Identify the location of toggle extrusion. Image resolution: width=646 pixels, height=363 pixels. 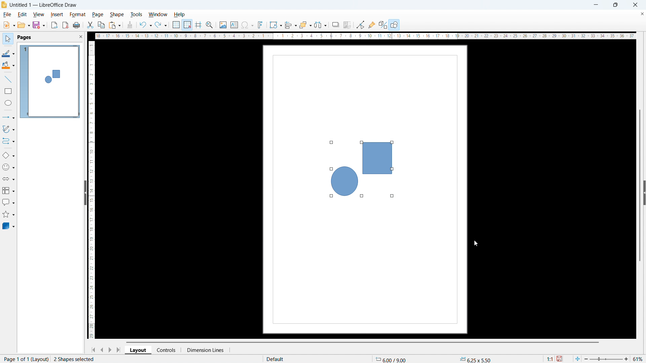
(383, 25).